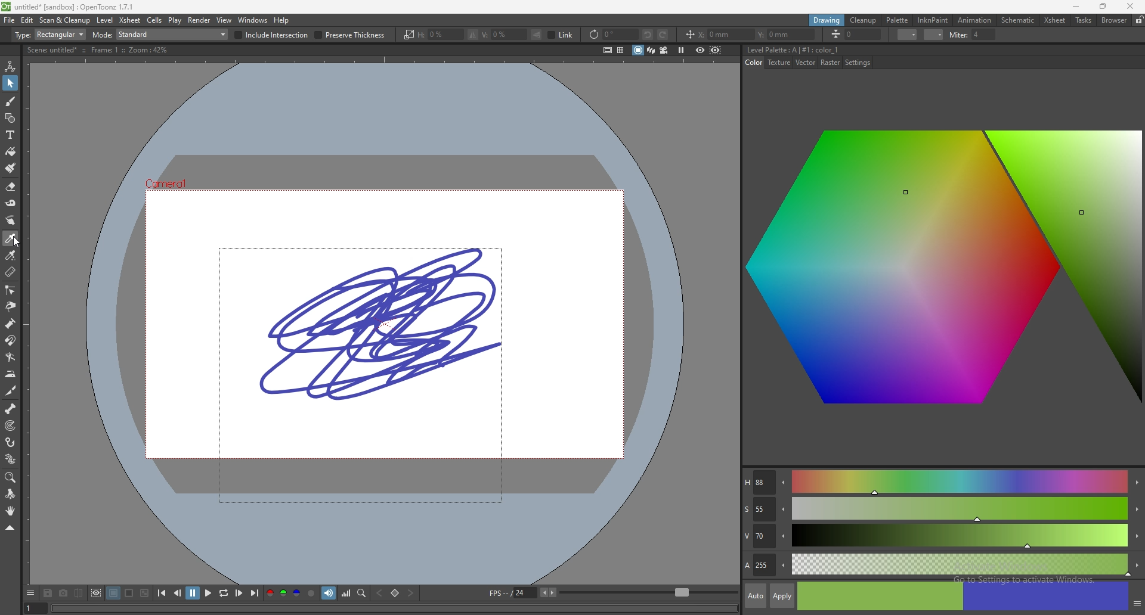 The height and width of the screenshot is (615, 1145). I want to click on color gradient, so click(946, 272).